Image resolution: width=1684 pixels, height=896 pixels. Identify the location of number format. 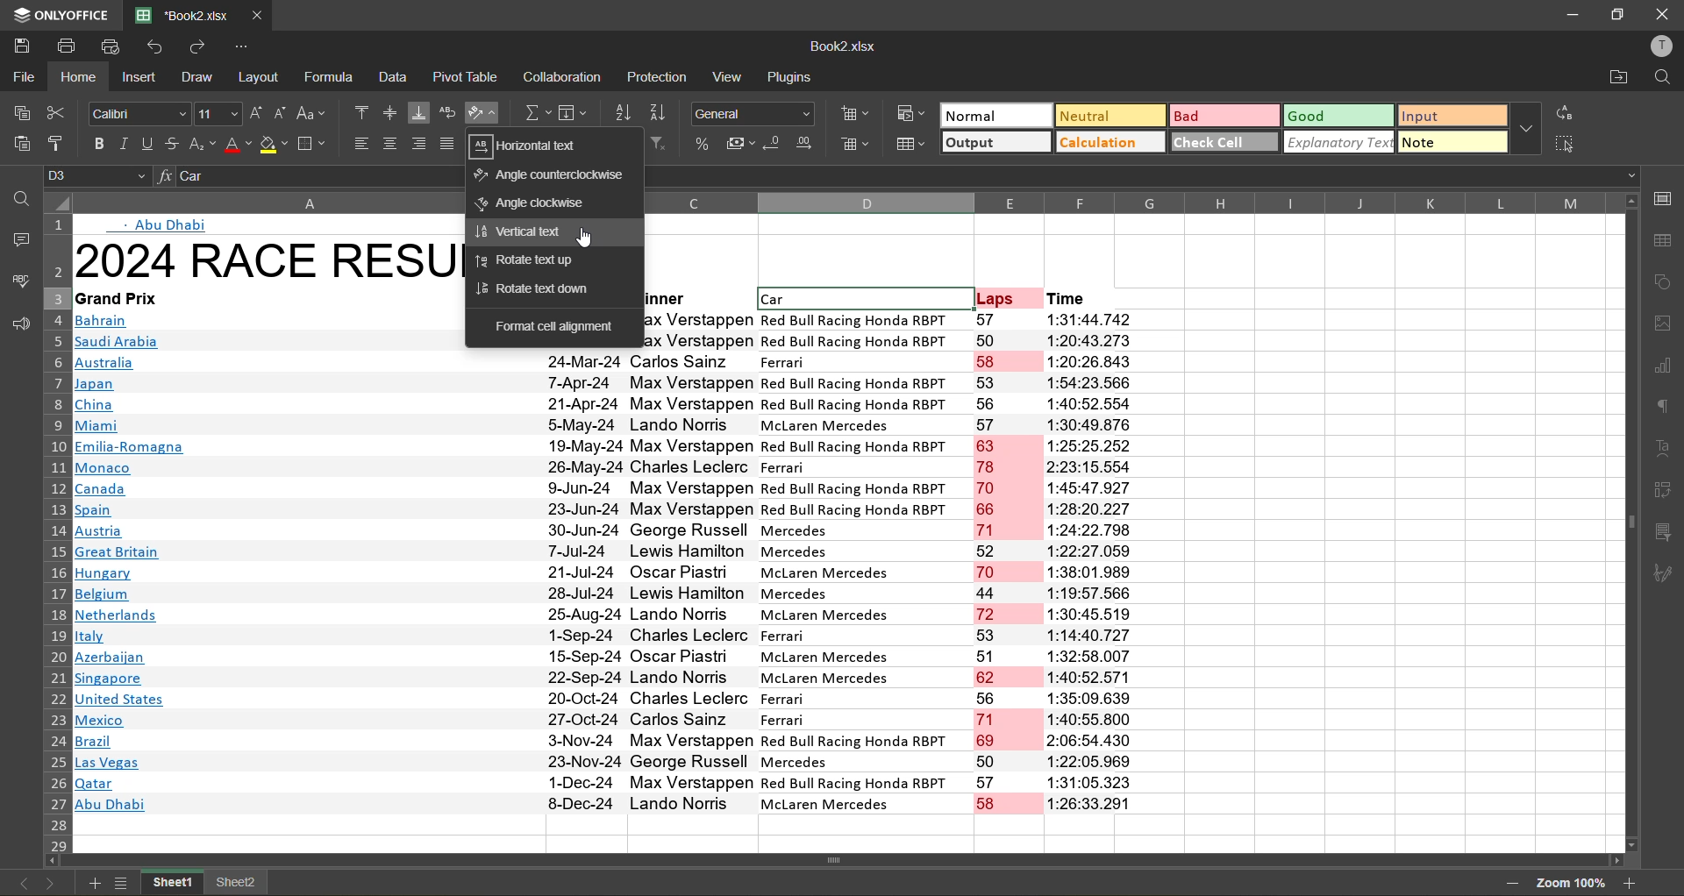
(753, 112).